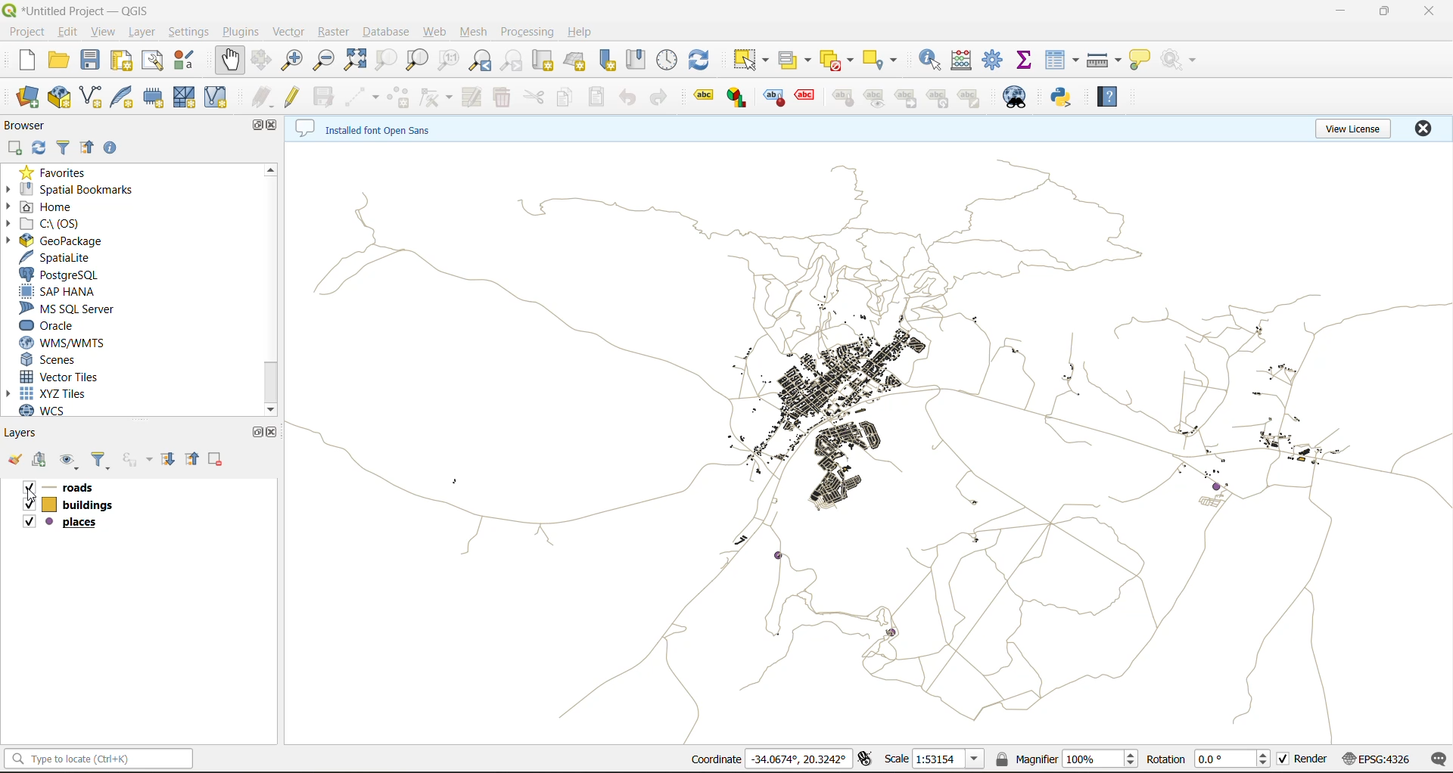 Image resolution: width=1453 pixels, height=773 pixels. I want to click on filter, so click(101, 458).